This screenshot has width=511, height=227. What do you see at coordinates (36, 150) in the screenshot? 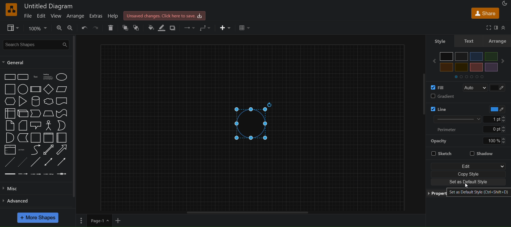
I see `curve` at bounding box center [36, 150].